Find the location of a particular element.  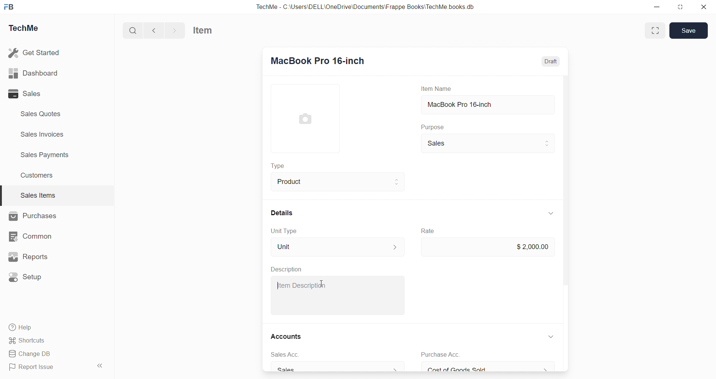

Dashboard is located at coordinates (34, 73).